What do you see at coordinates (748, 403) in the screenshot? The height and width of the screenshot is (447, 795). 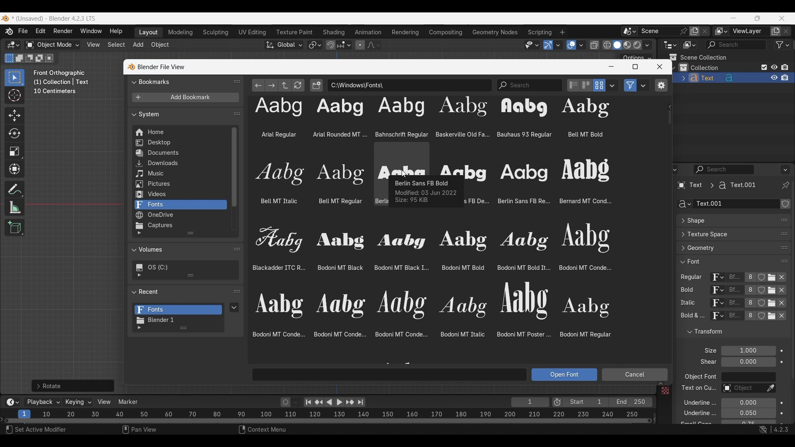 I see `Underline position` at bounding box center [748, 403].